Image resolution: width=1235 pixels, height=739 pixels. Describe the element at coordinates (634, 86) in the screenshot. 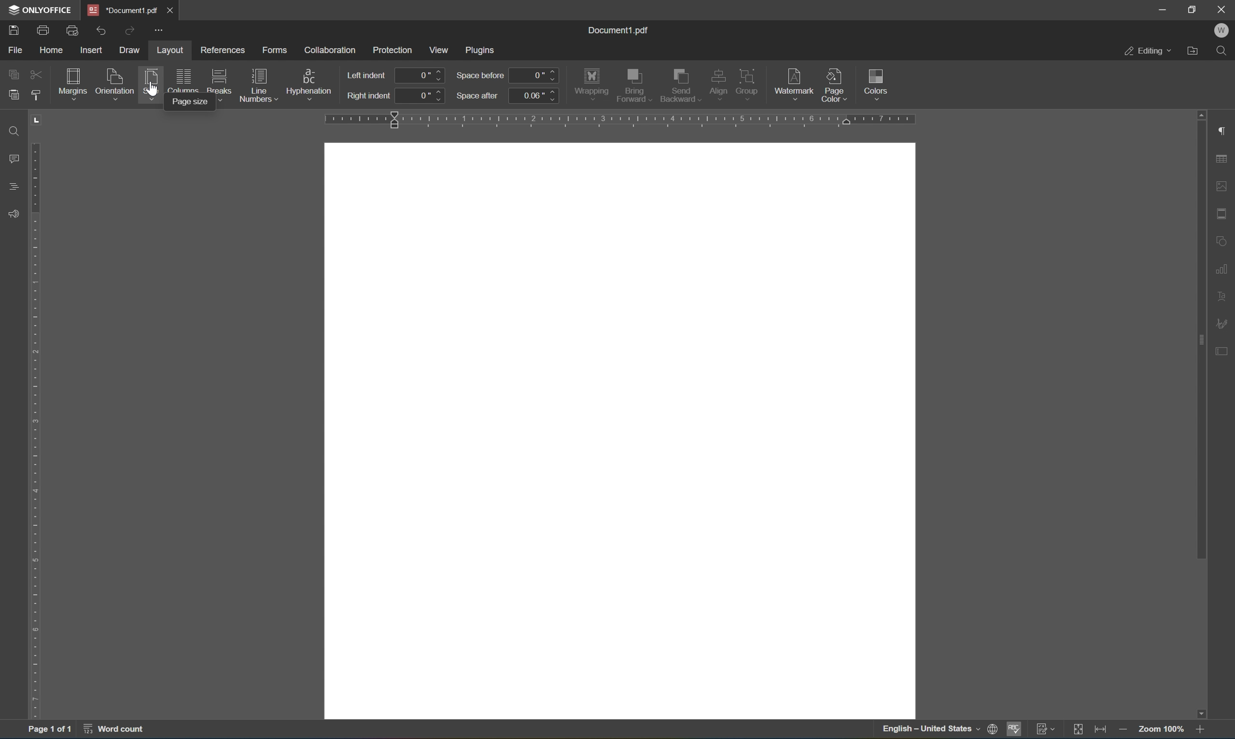

I see `bring forward` at that location.